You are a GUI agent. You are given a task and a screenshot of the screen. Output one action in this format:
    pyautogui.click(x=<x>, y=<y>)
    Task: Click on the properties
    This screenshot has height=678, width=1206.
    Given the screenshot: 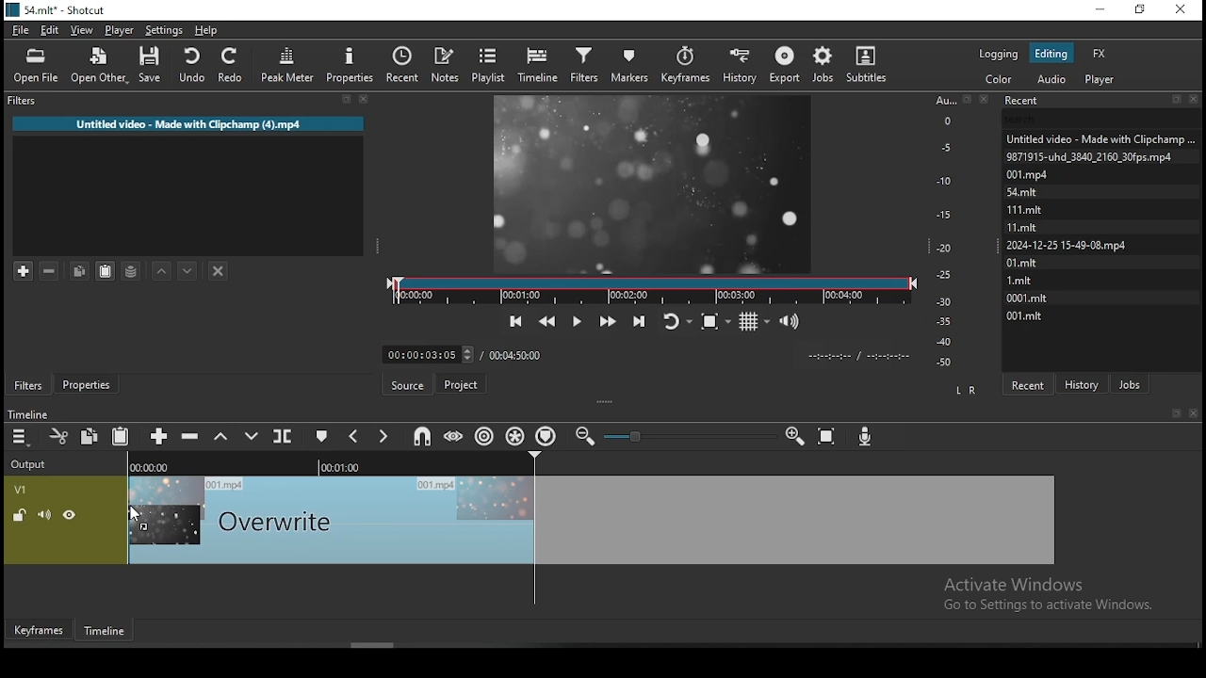 What is the action you would take?
    pyautogui.click(x=353, y=67)
    